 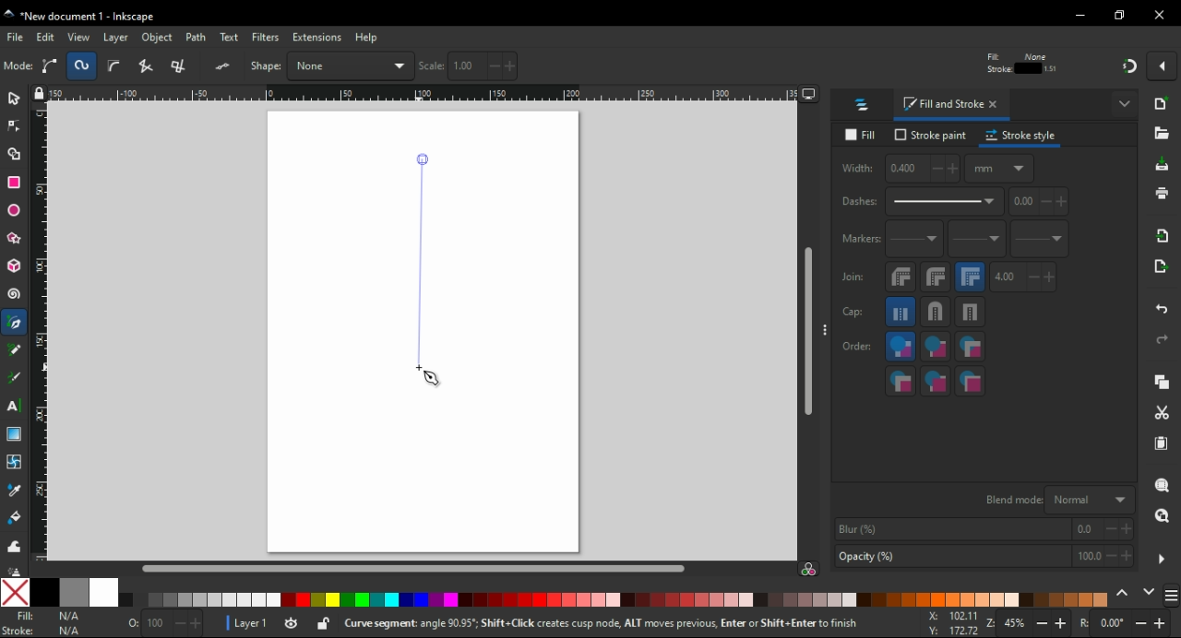 I want to click on dropper tool, so click(x=16, y=490).